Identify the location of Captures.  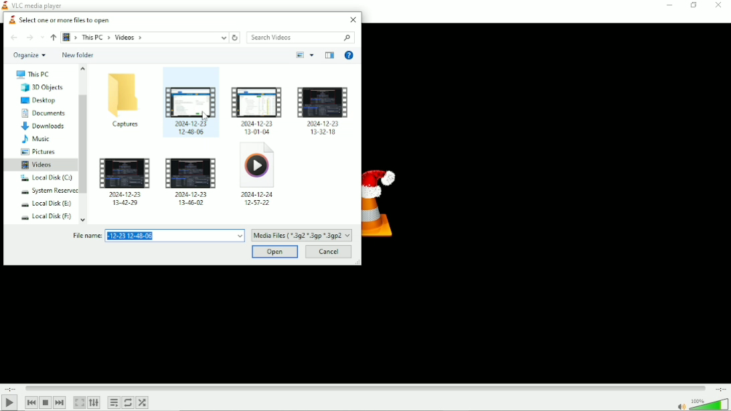
(124, 101).